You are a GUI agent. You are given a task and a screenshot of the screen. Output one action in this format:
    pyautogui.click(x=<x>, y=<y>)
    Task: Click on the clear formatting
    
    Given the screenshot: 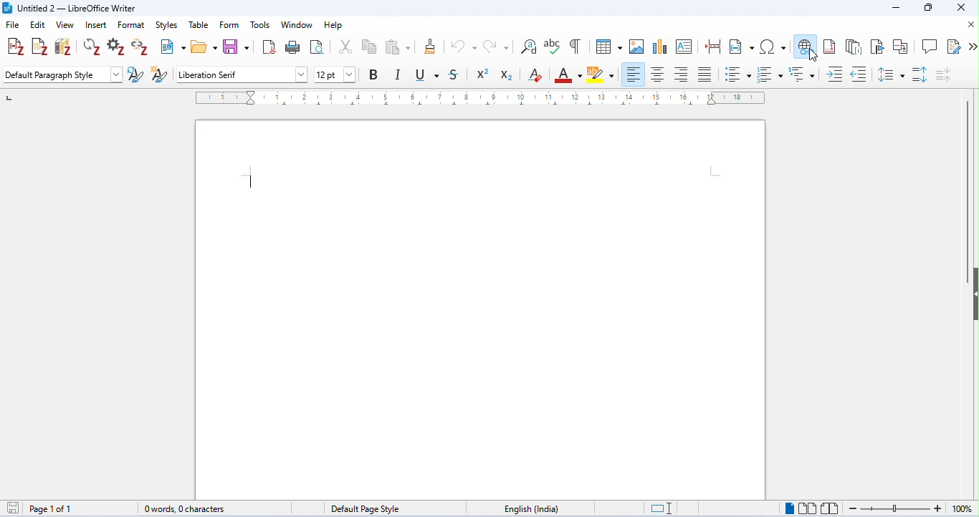 What is the action you would take?
    pyautogui.click(x=536, y=75)
    